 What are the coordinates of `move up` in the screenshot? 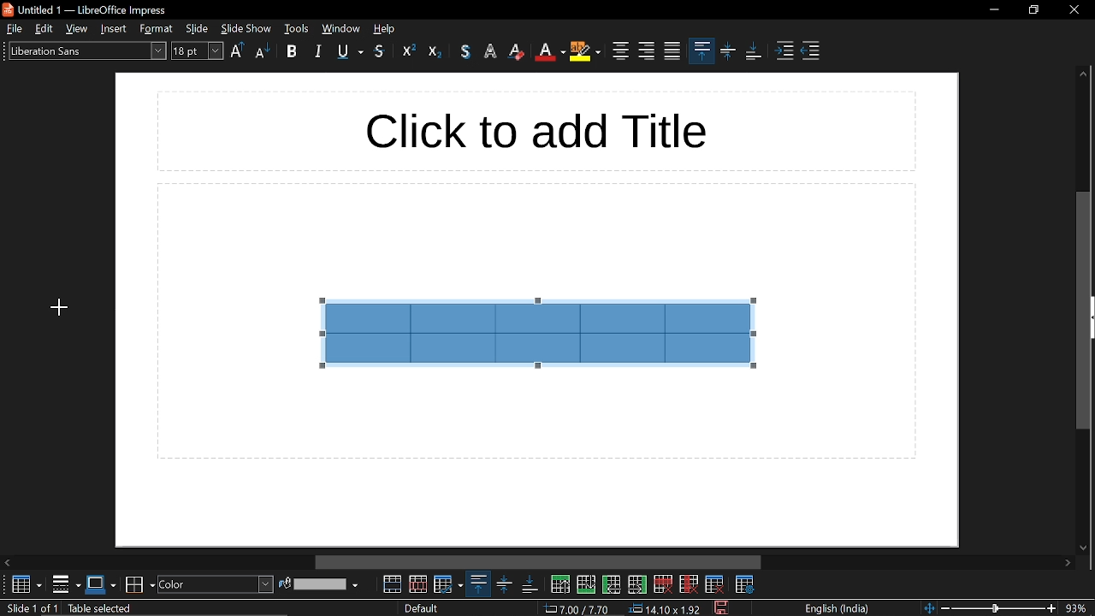 It's located at (1083, 74).